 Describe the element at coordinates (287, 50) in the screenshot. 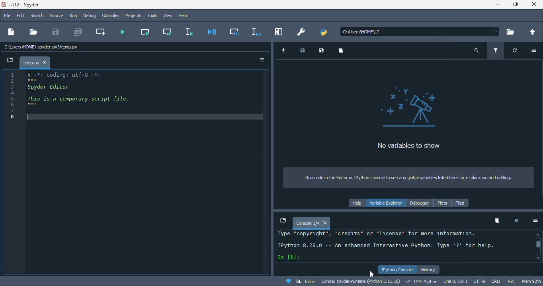

I see `import data` at that location.